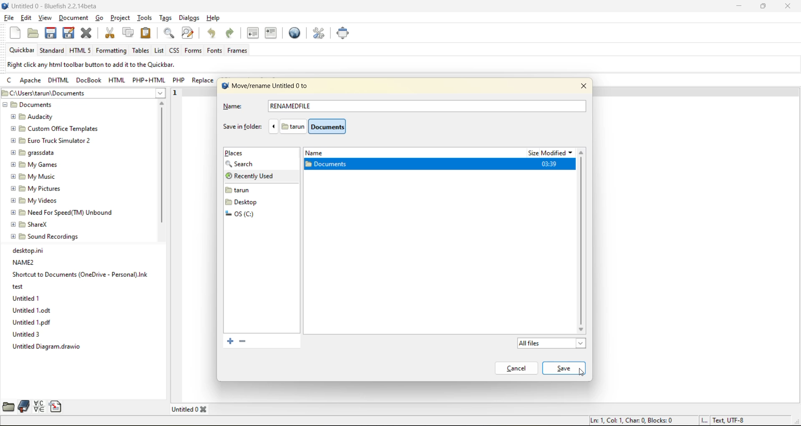 This screenshot has width=801, height=426. I want to click on minimize, so click(741, 5).